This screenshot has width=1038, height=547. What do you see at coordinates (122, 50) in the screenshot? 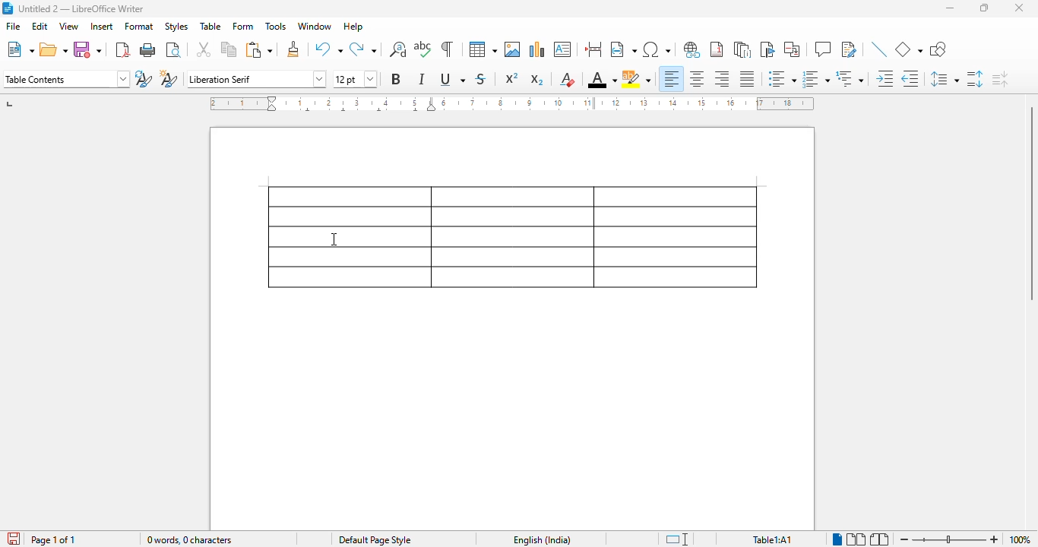
I see `export directly as PDF` at bounding box center [122, 50].